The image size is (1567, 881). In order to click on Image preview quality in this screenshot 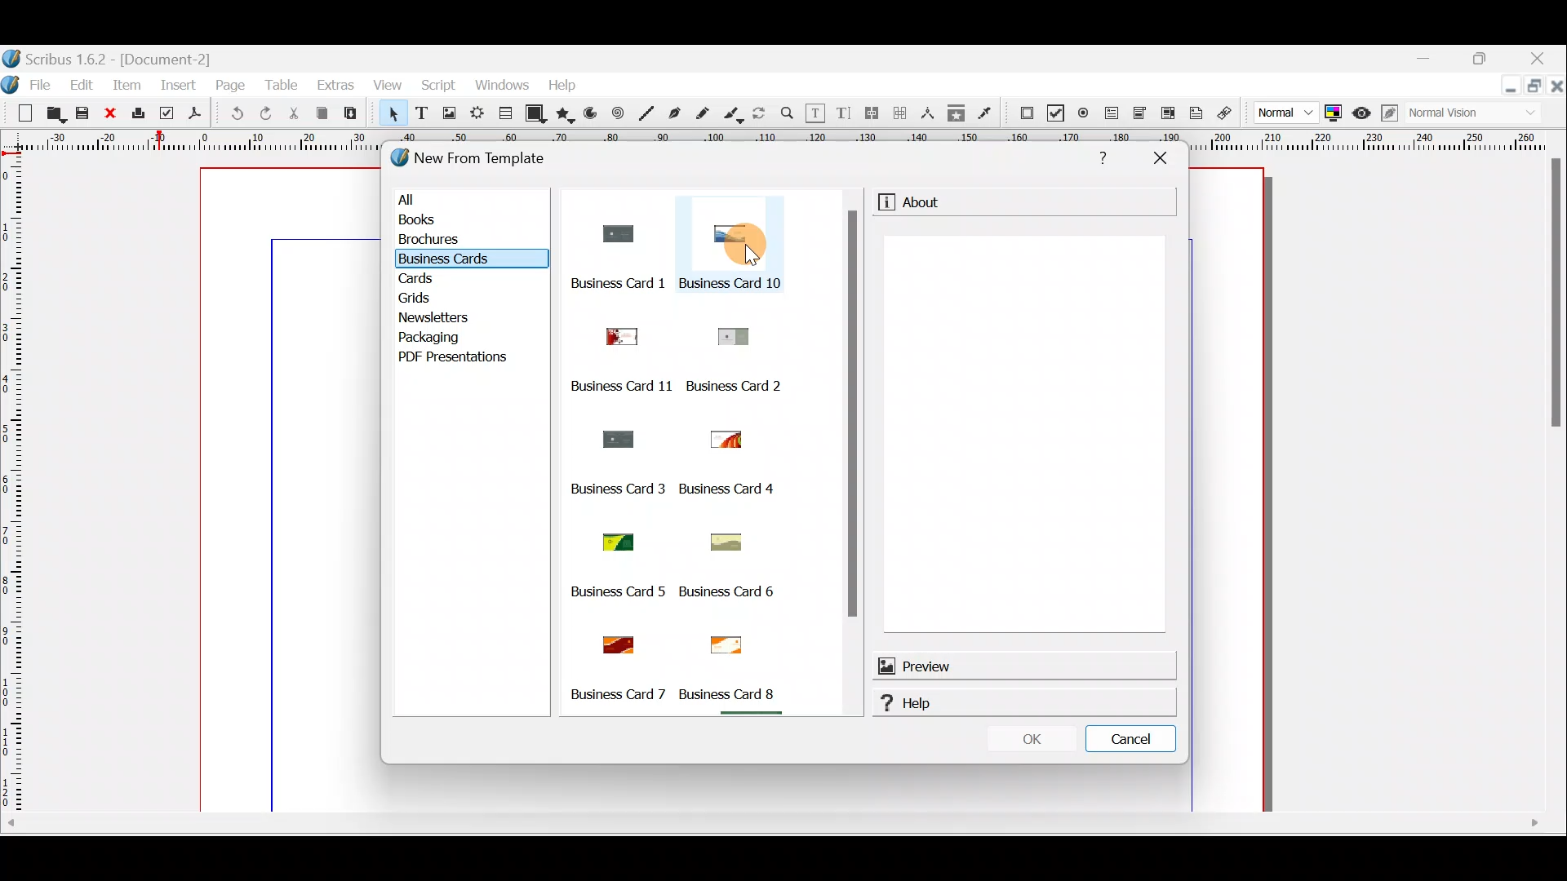, I will do `click(1277, 114)`.